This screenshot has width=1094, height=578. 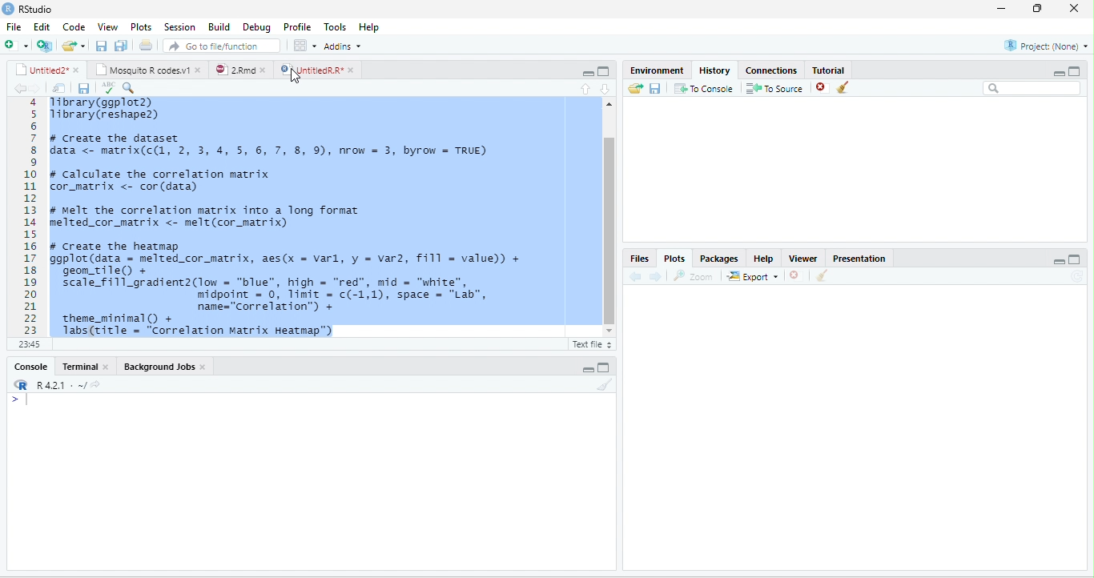 I want to click on help, so click(x=375, y=27).